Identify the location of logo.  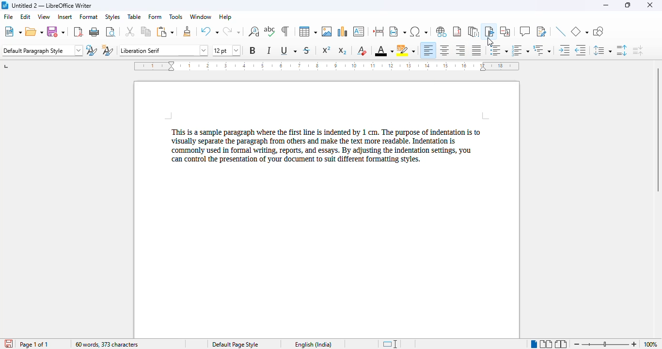
(4, 5).